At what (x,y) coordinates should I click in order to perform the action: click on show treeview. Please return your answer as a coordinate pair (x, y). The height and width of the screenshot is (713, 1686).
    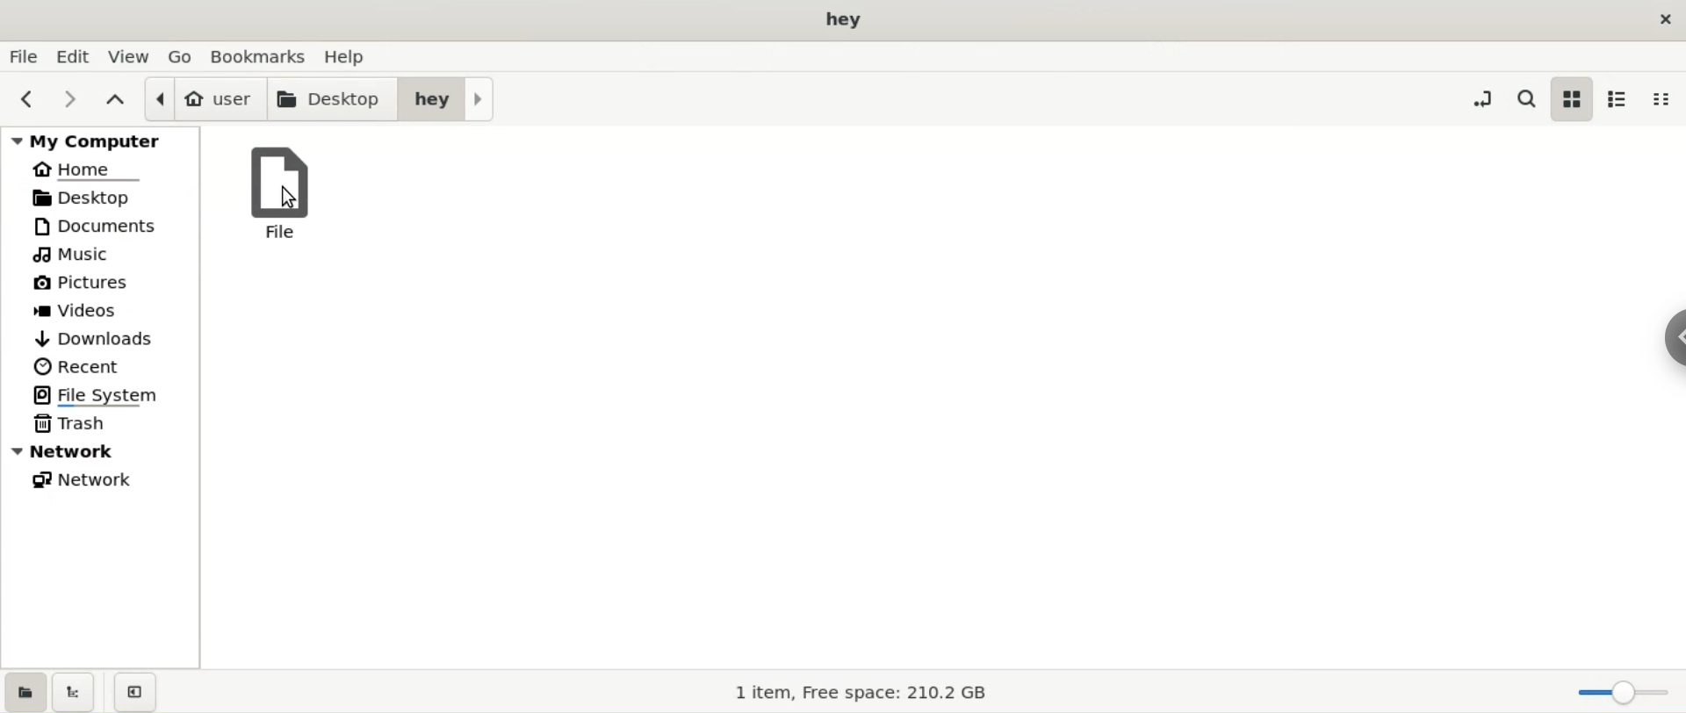
    Looking at the image, I should click on (77, 691).